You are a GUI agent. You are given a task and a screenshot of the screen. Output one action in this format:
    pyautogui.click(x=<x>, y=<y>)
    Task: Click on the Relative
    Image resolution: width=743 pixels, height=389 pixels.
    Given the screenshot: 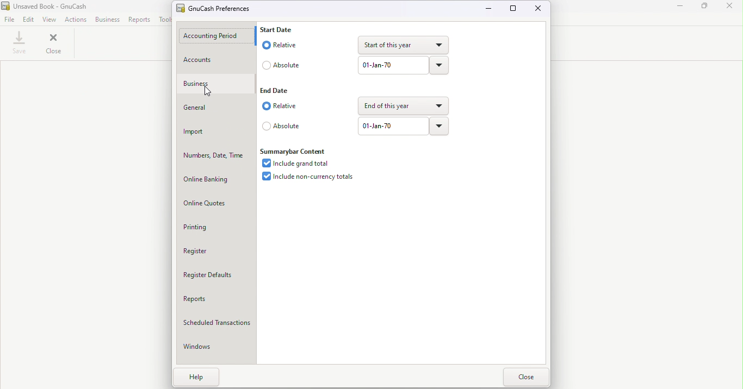 What is the action you would take?
    pyautogui.click(x=278, y=107)
    